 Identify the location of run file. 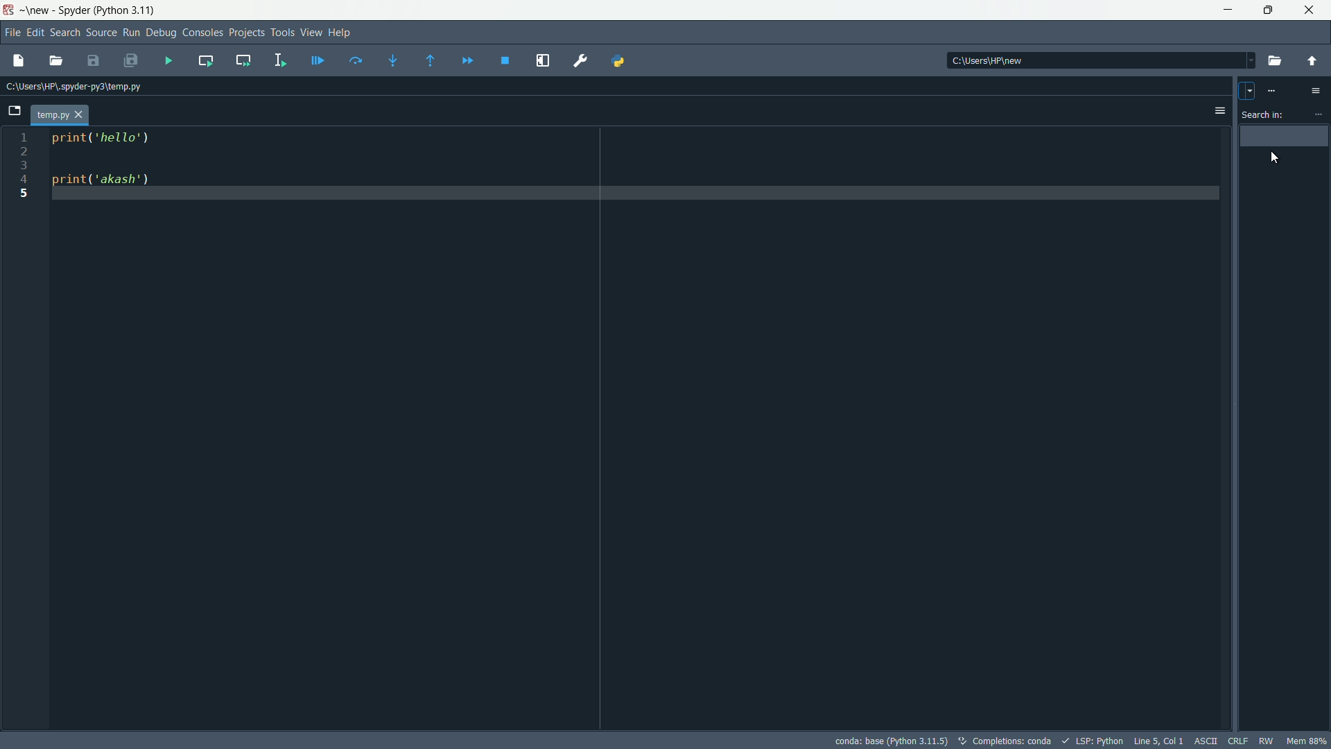
(170, 60).